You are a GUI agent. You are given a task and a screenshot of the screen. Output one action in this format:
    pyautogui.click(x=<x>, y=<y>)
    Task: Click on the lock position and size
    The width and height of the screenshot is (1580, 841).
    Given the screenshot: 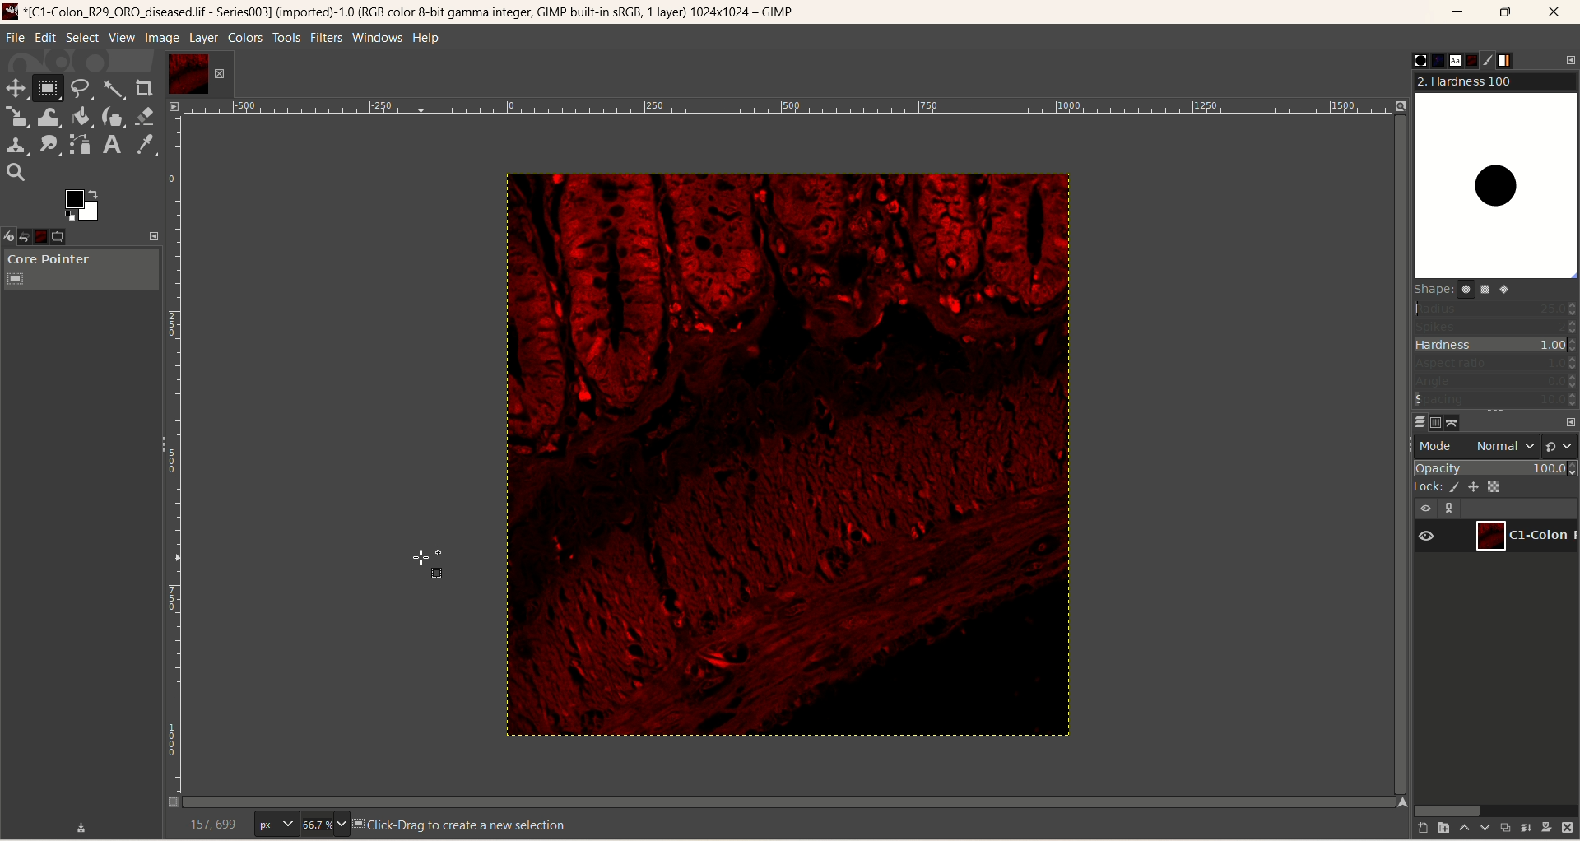 What is the action you would take?
    pyautogui.click(x=1480, y=486)
    